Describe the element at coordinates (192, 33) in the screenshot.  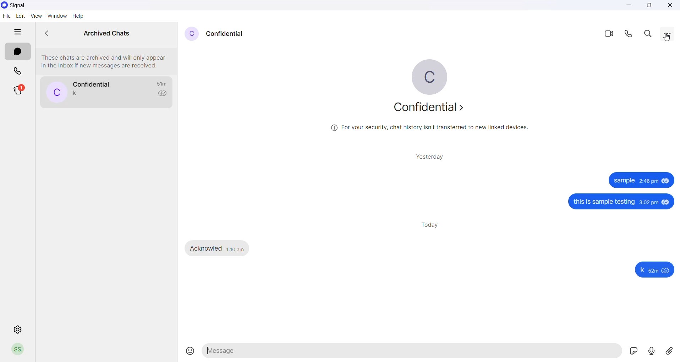
I see `profile picture` at that location.